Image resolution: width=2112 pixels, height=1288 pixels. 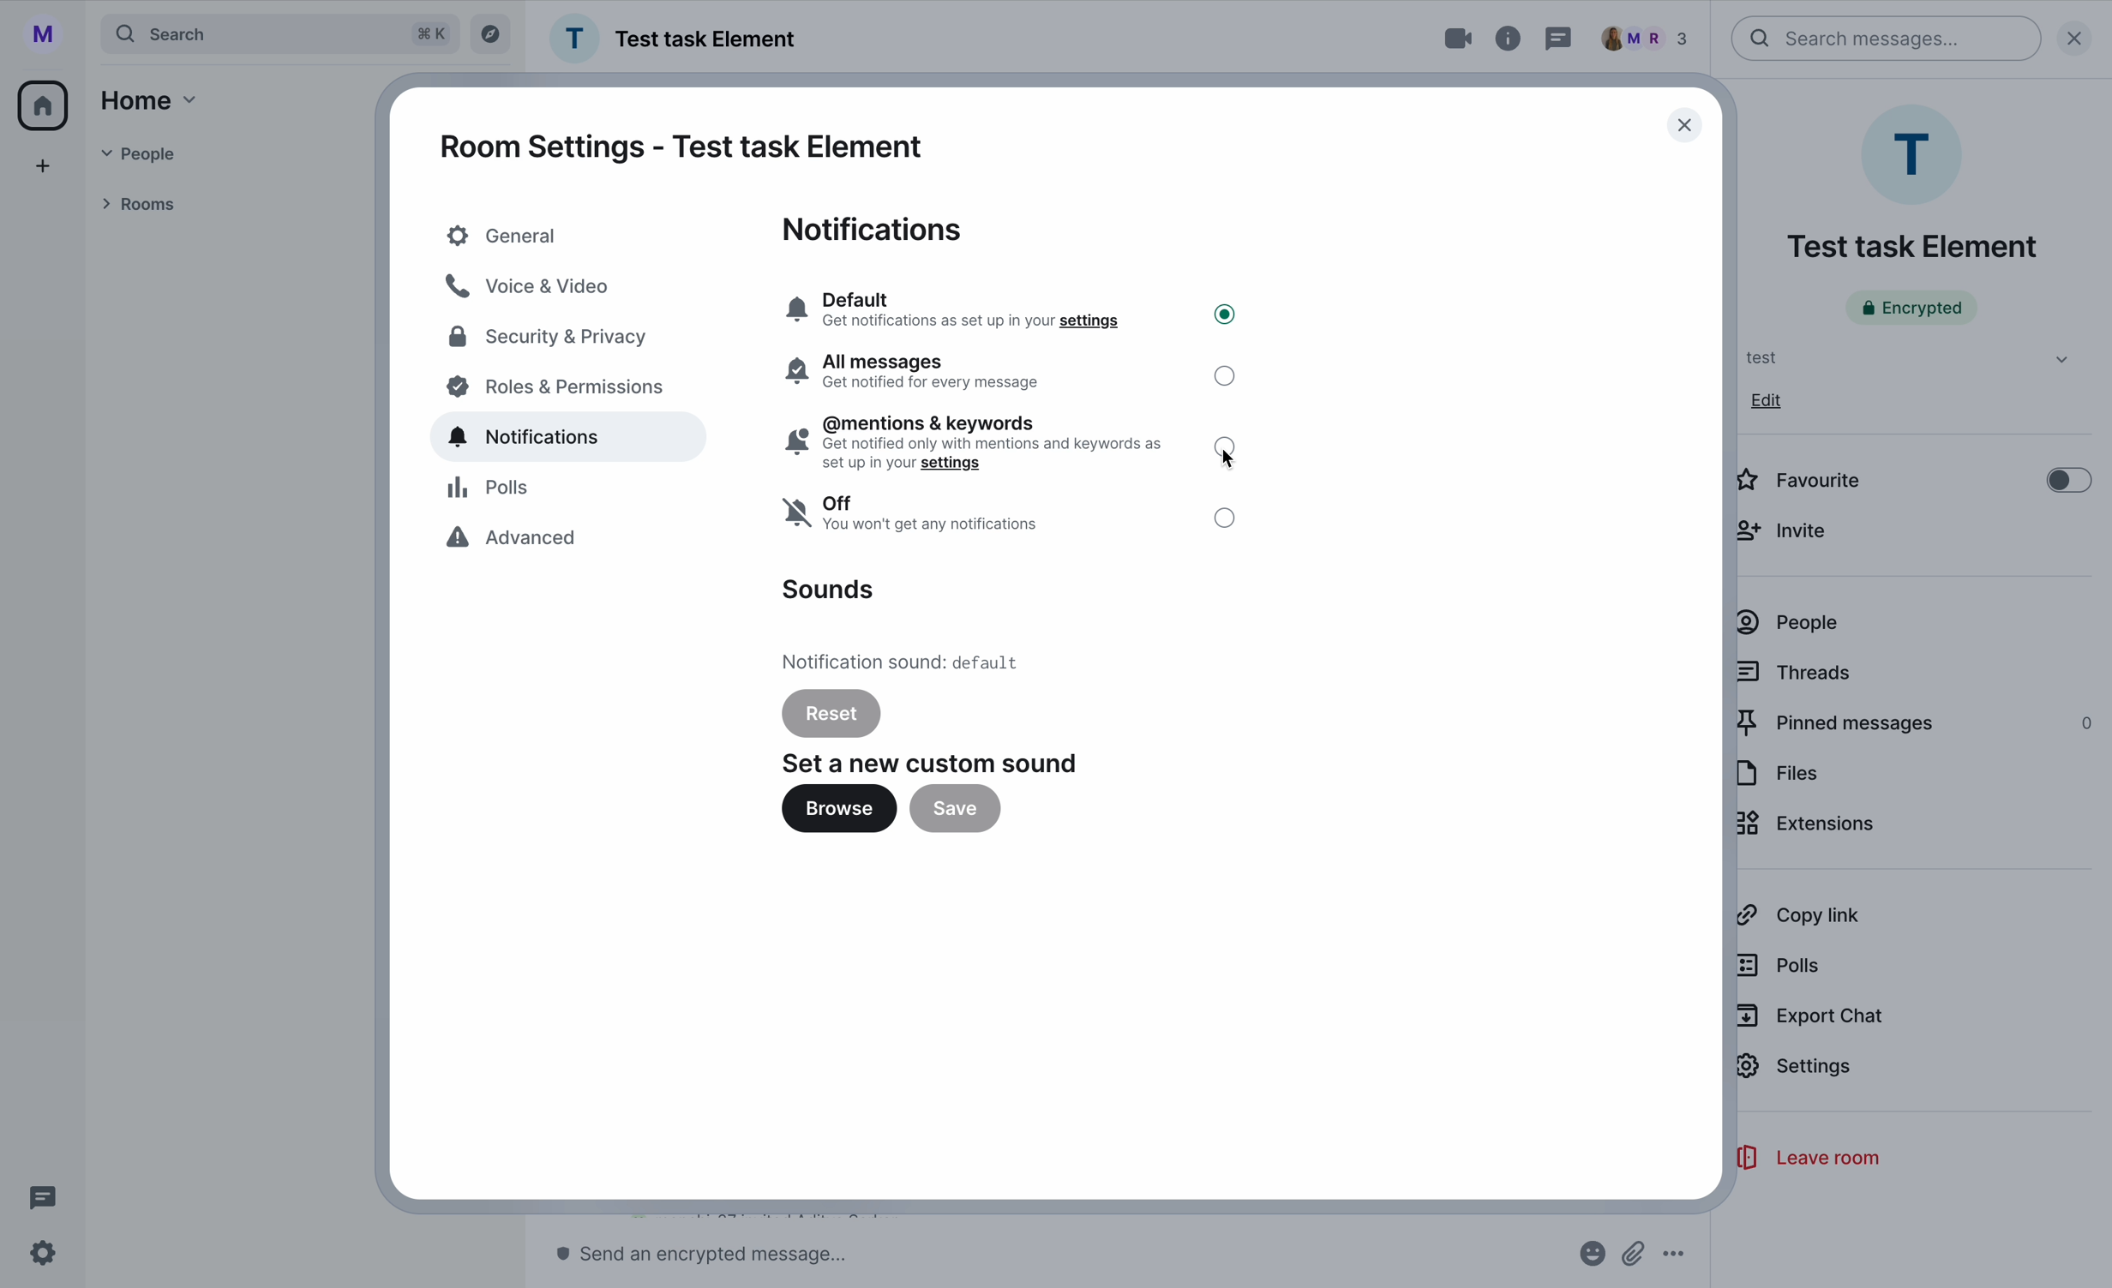 I want to click on video call, so click(x=1442, y=39).